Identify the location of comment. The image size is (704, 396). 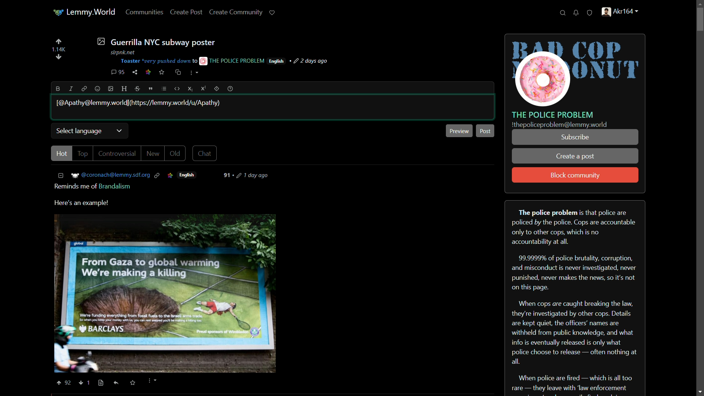
(118, 72).